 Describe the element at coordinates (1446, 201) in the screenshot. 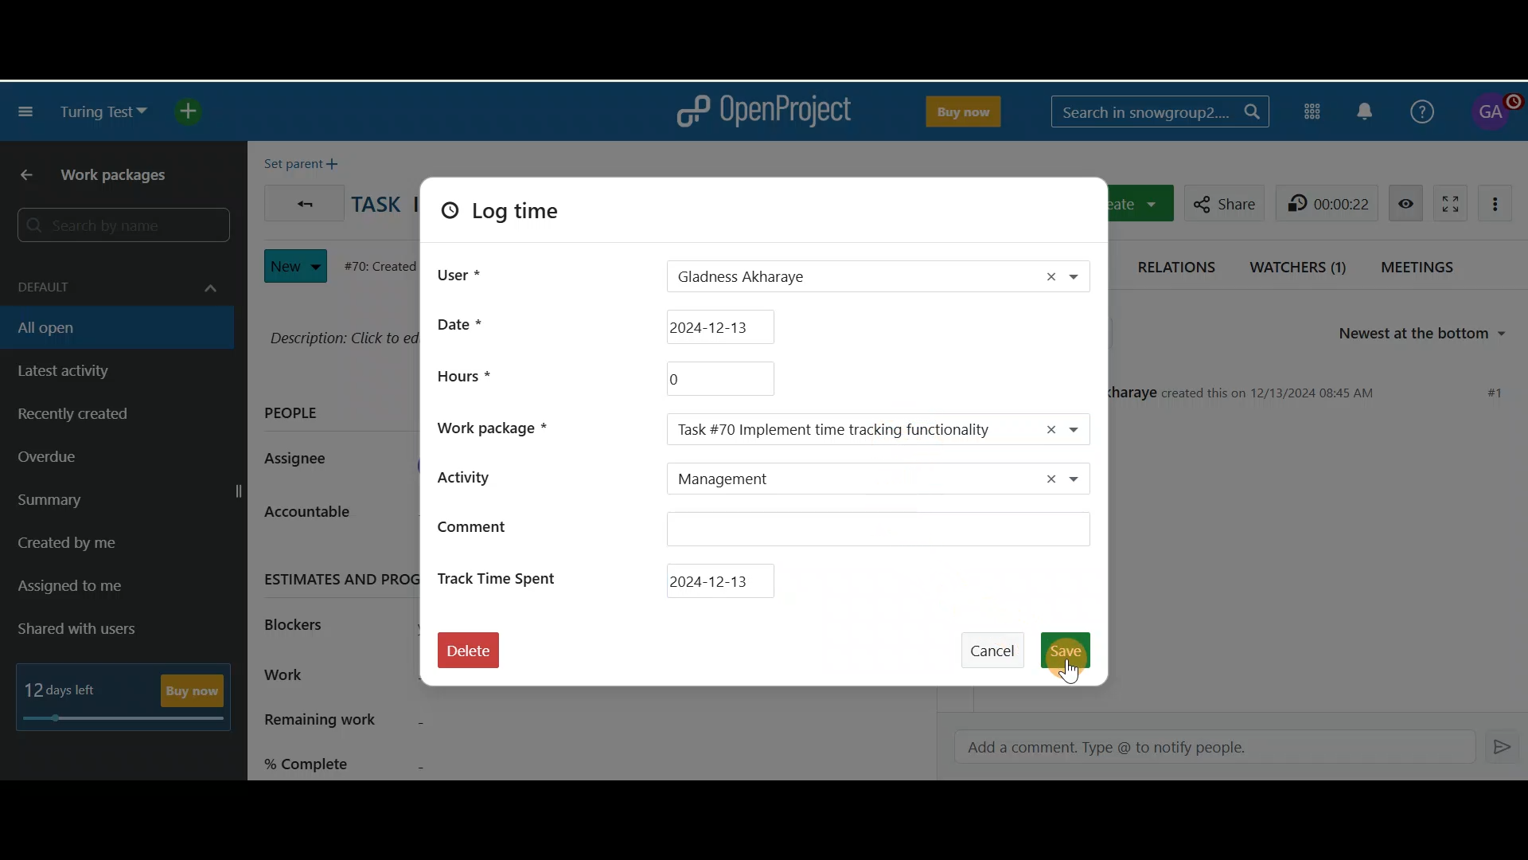

I see `Activate zen mode` at that location.